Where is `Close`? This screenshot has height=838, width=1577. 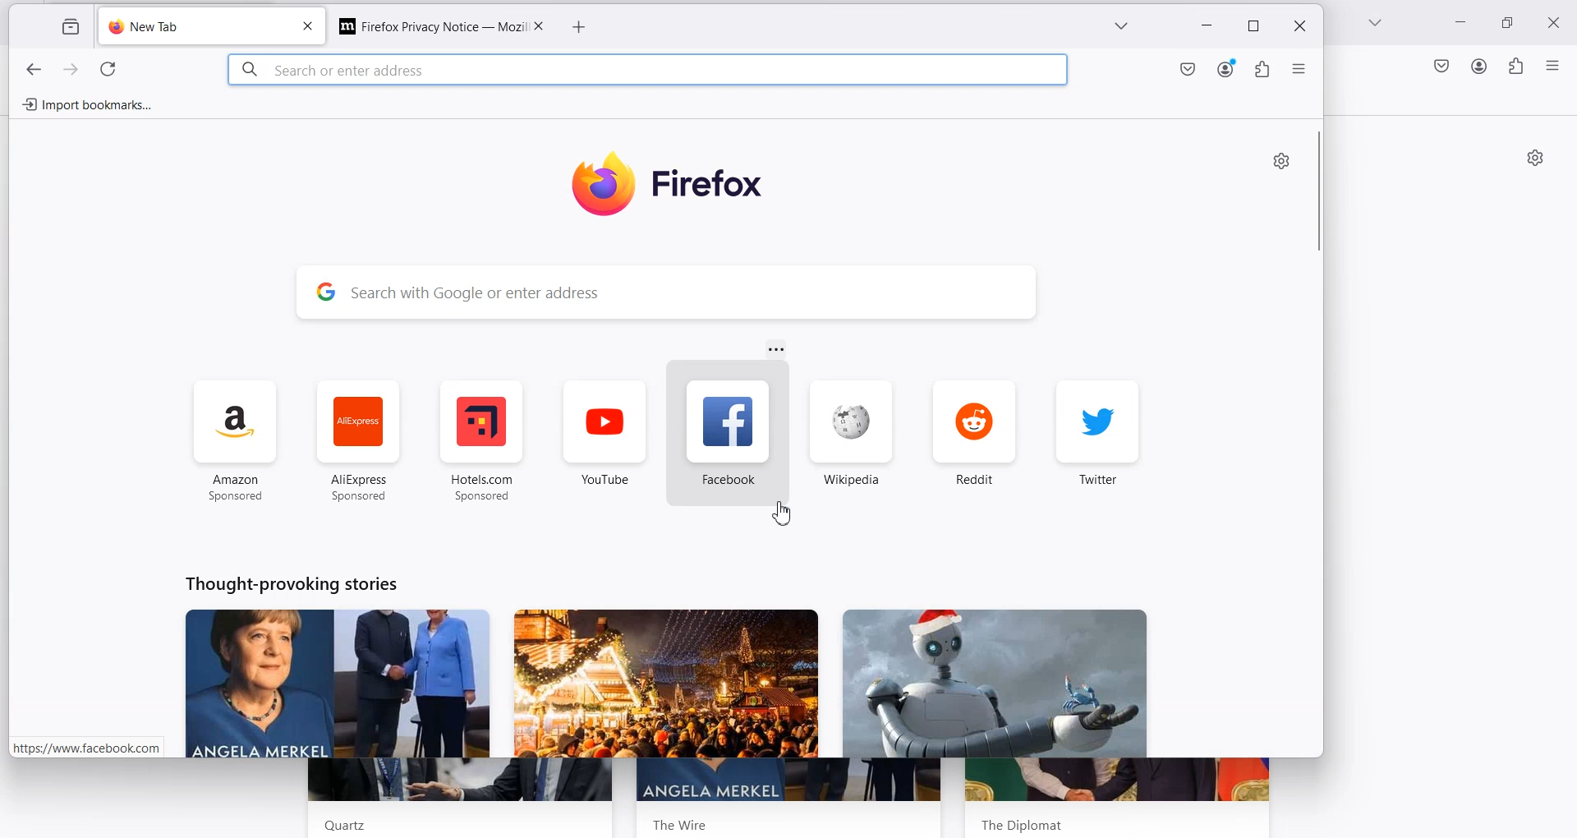
Close is located at coordinates (537, 25).